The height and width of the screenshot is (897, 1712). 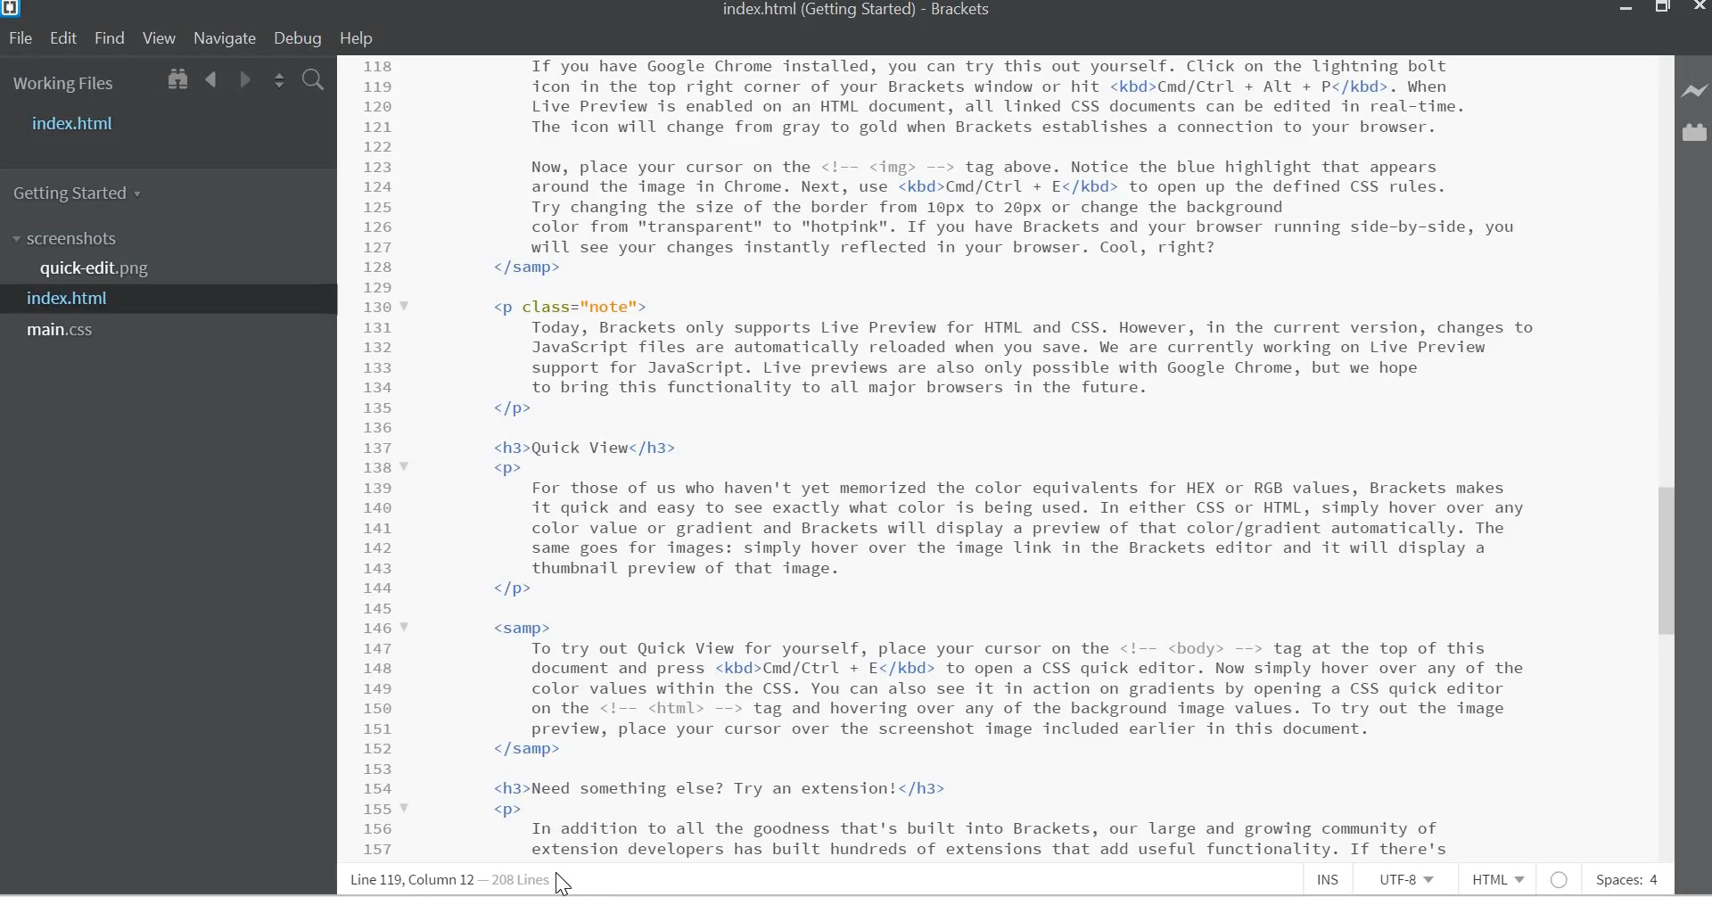 What do you see at coordinates (1623, 8) in the screenshot?
I see `minimize` at bounding box center [1623, 8].